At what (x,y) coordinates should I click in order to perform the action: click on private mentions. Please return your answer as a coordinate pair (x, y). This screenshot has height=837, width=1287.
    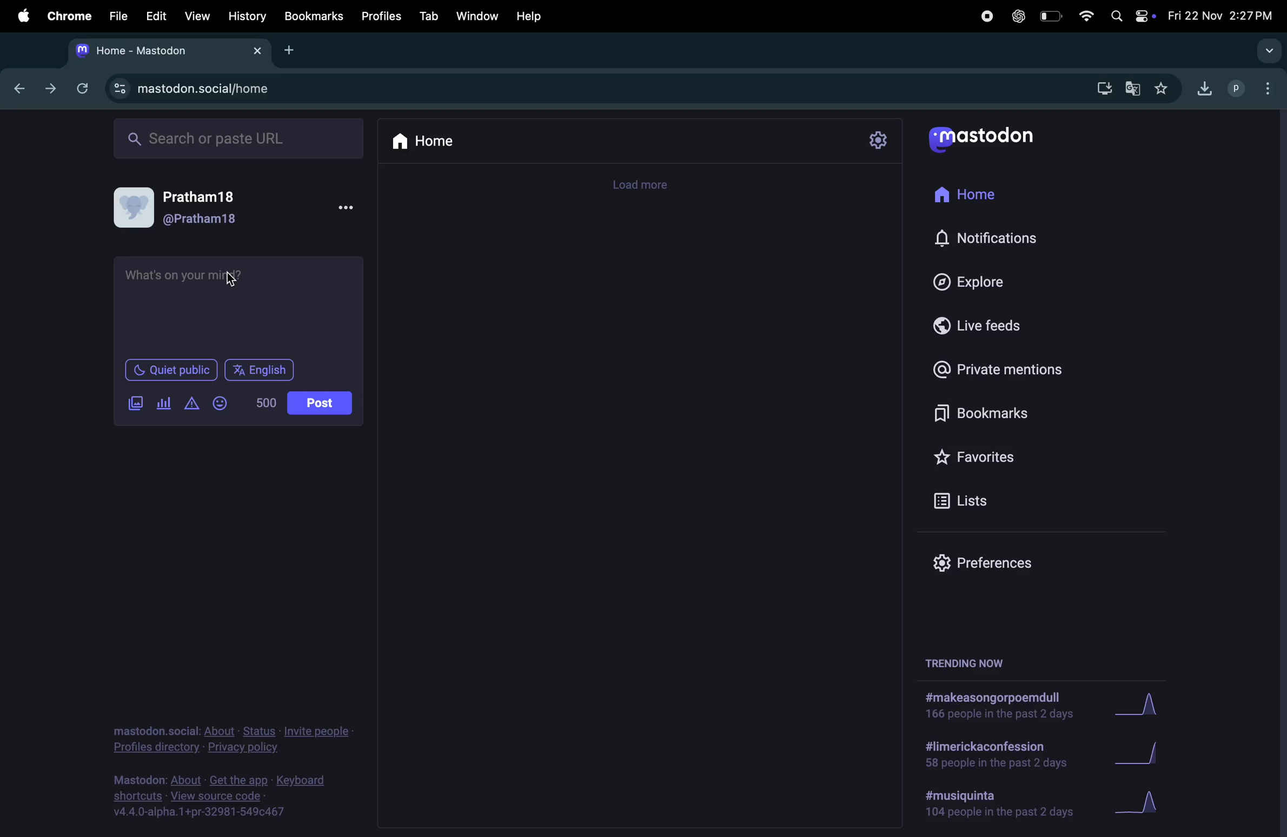
    Looking at the image, I should click on (1005, 369).